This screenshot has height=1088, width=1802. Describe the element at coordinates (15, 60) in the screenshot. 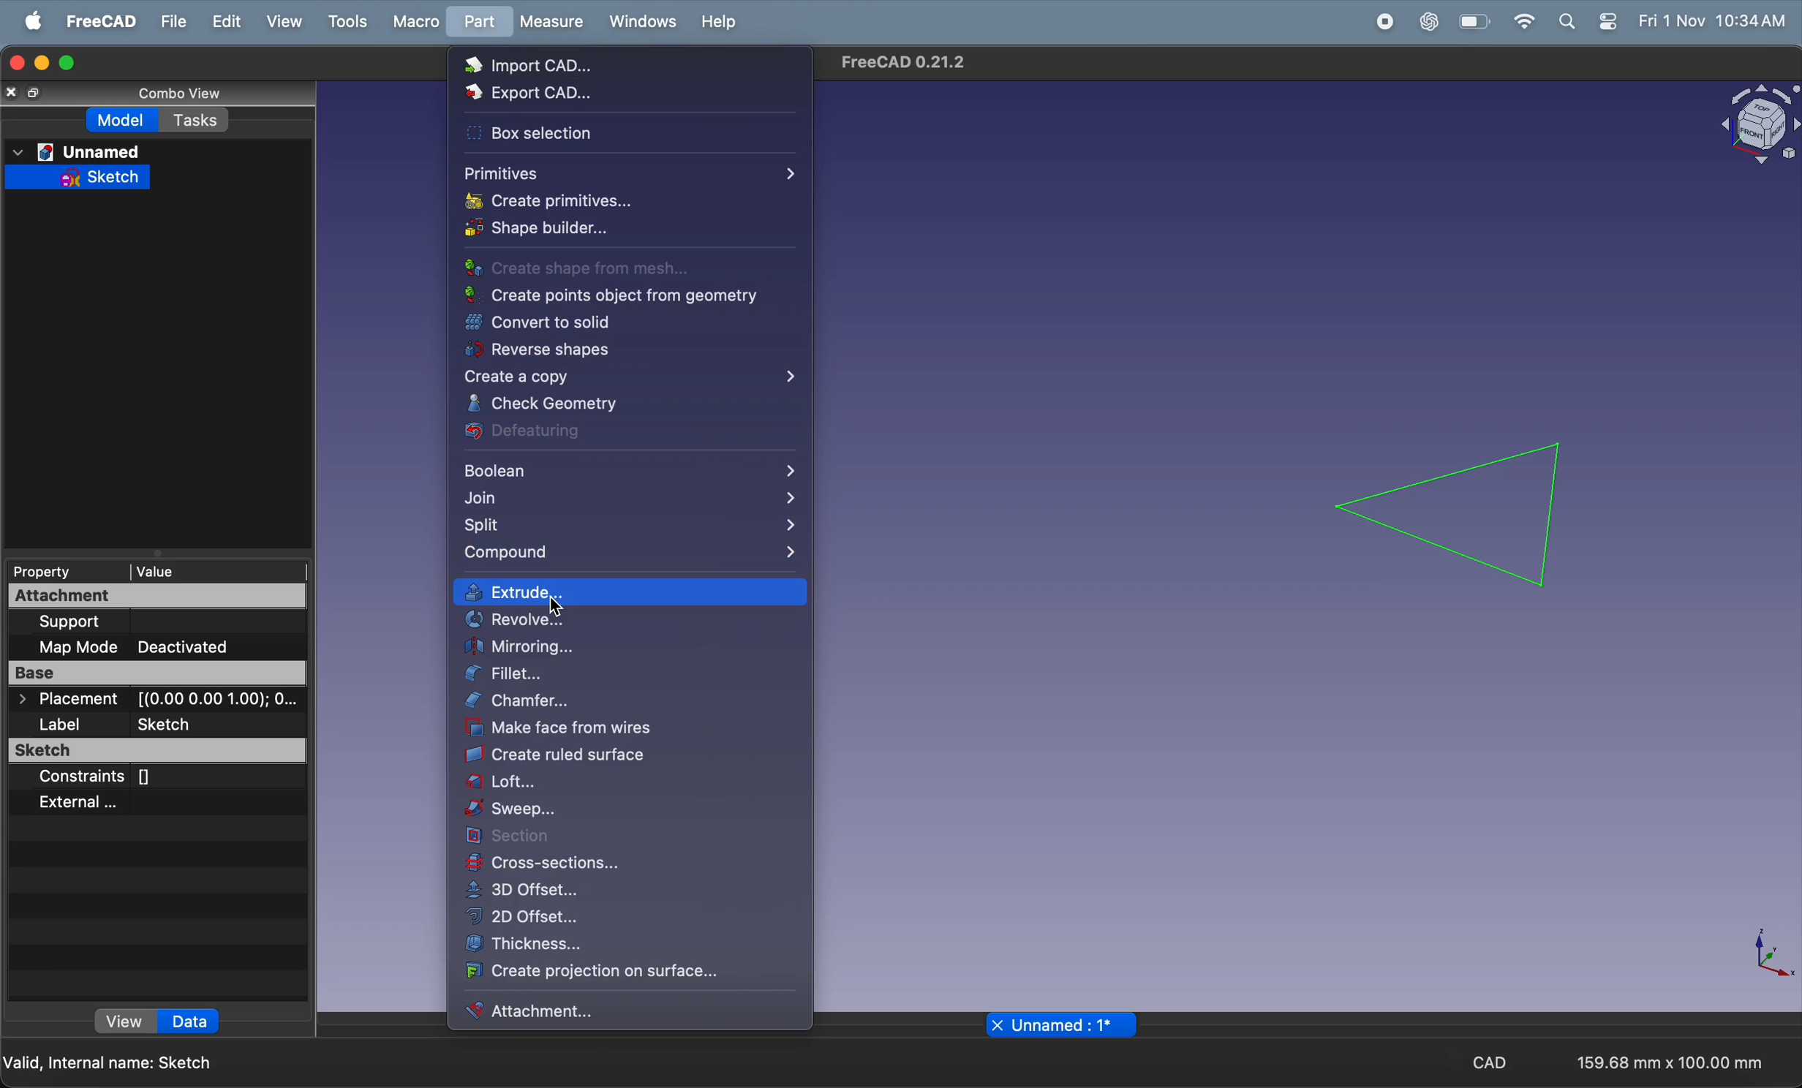

I see `closing window` at that location.